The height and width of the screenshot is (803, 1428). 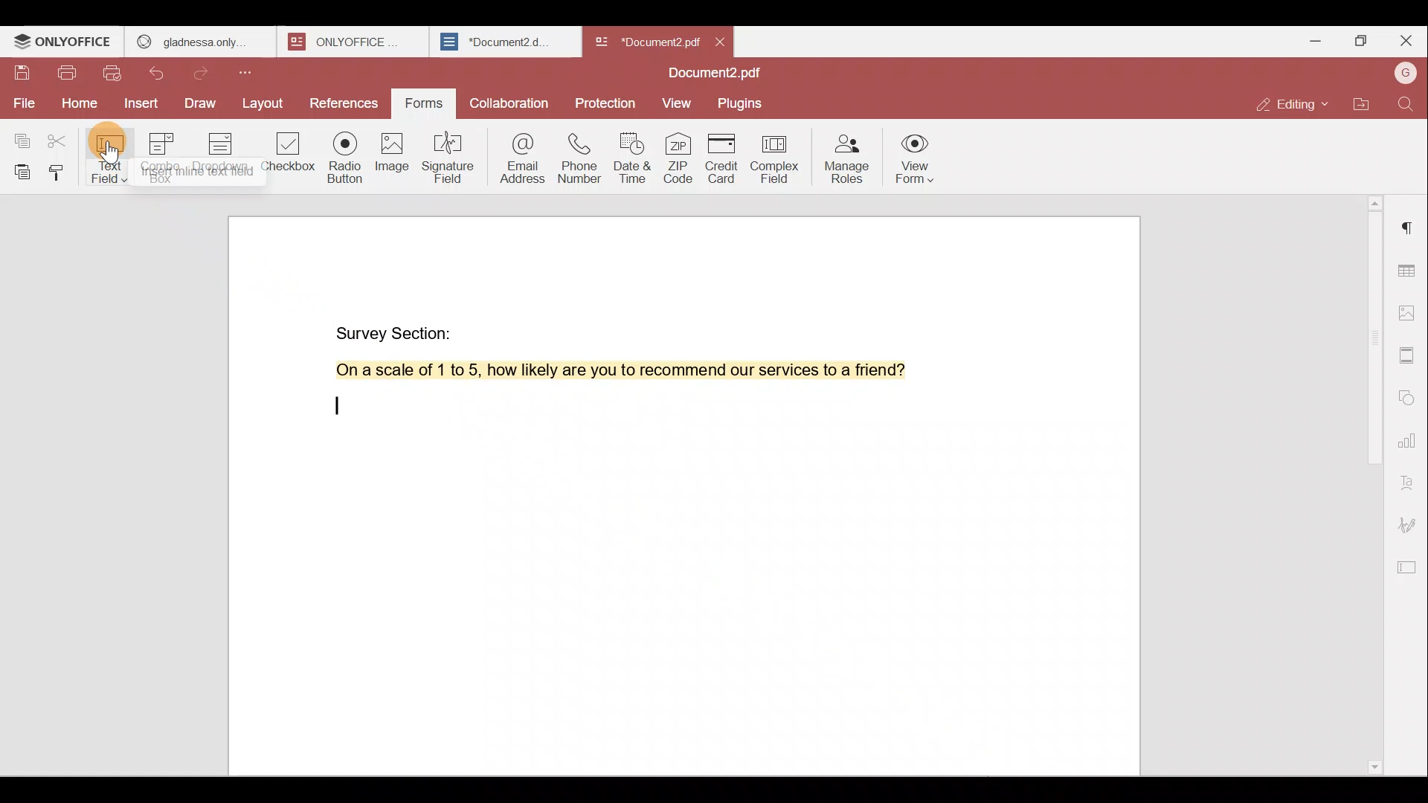 I want to click on Survey Section:, so click(x=399, y=332).